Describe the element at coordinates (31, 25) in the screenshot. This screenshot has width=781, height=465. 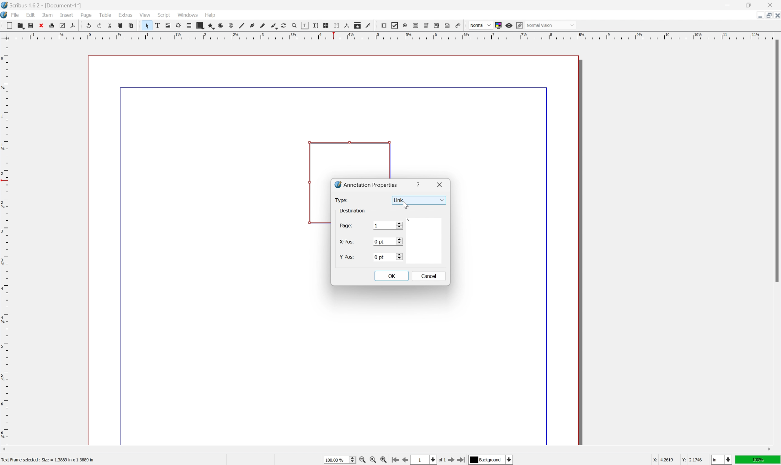
I see `save` at that location.